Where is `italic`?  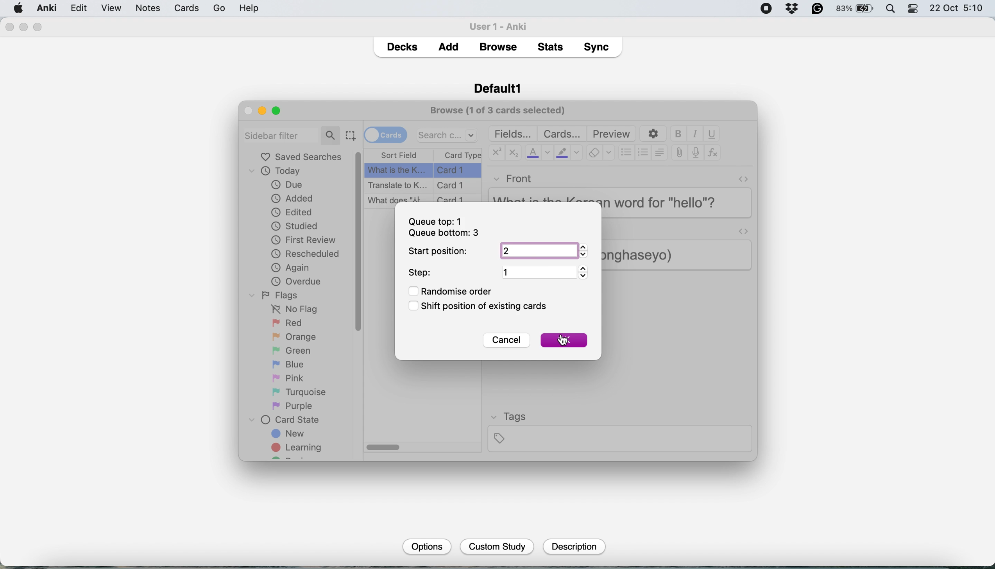 italic is located at coordinates (696, 134).